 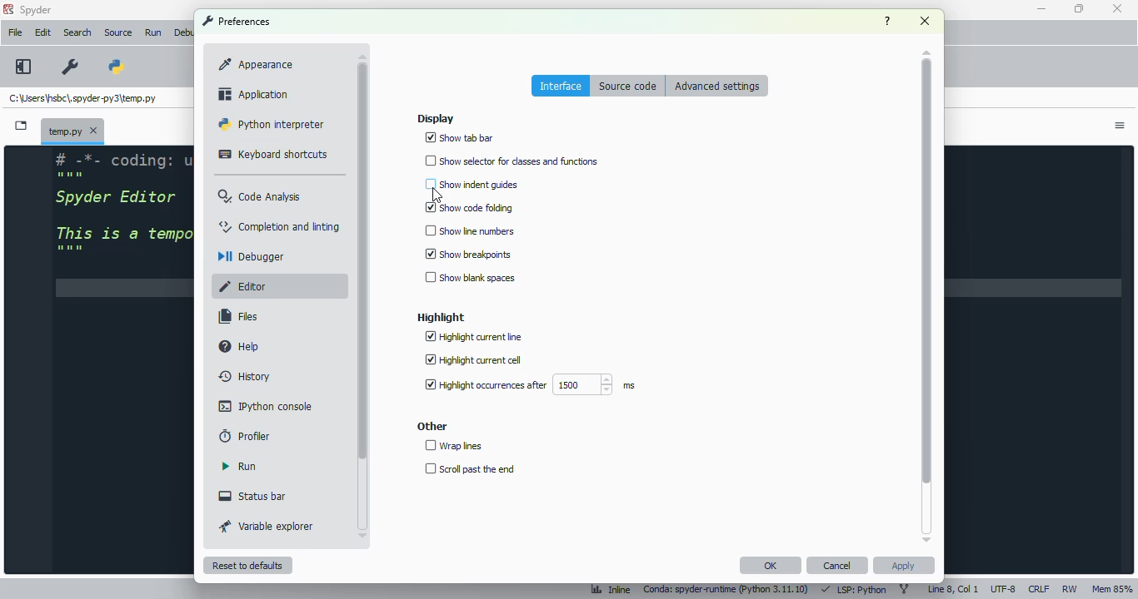 I want to click on highlight current cell, so click(x=474, y=359).